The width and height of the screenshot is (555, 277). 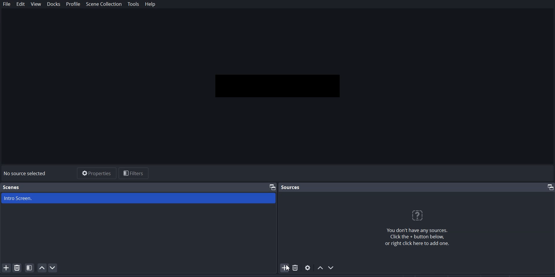 I want to click on Remove Selected Scene, so click(x=17, y=267).